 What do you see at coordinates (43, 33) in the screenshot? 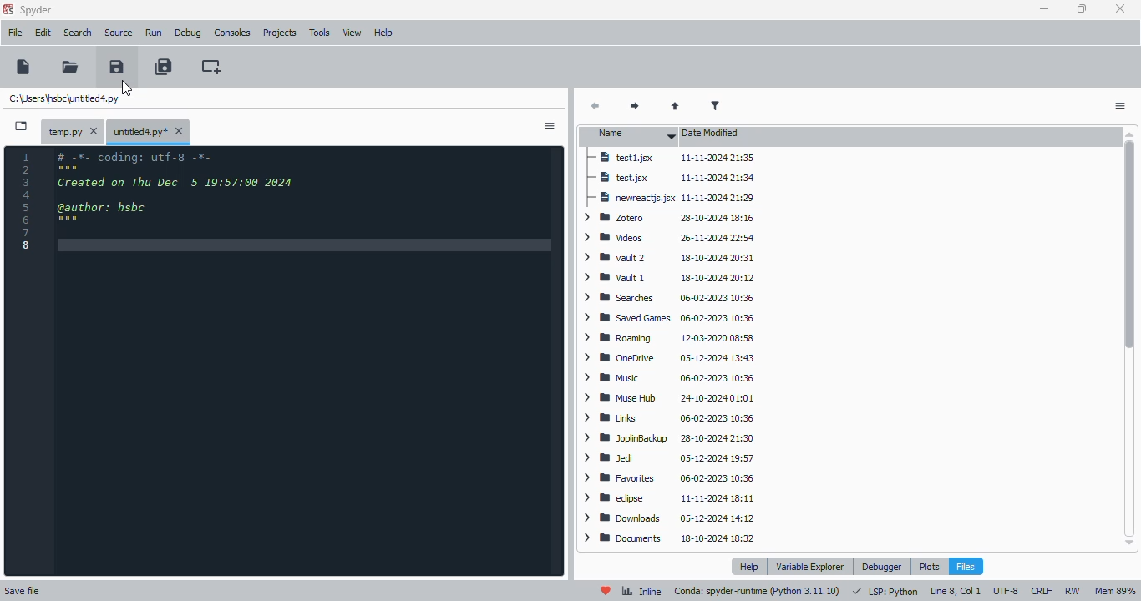
I see `edit` at bounding box center [43, 33].